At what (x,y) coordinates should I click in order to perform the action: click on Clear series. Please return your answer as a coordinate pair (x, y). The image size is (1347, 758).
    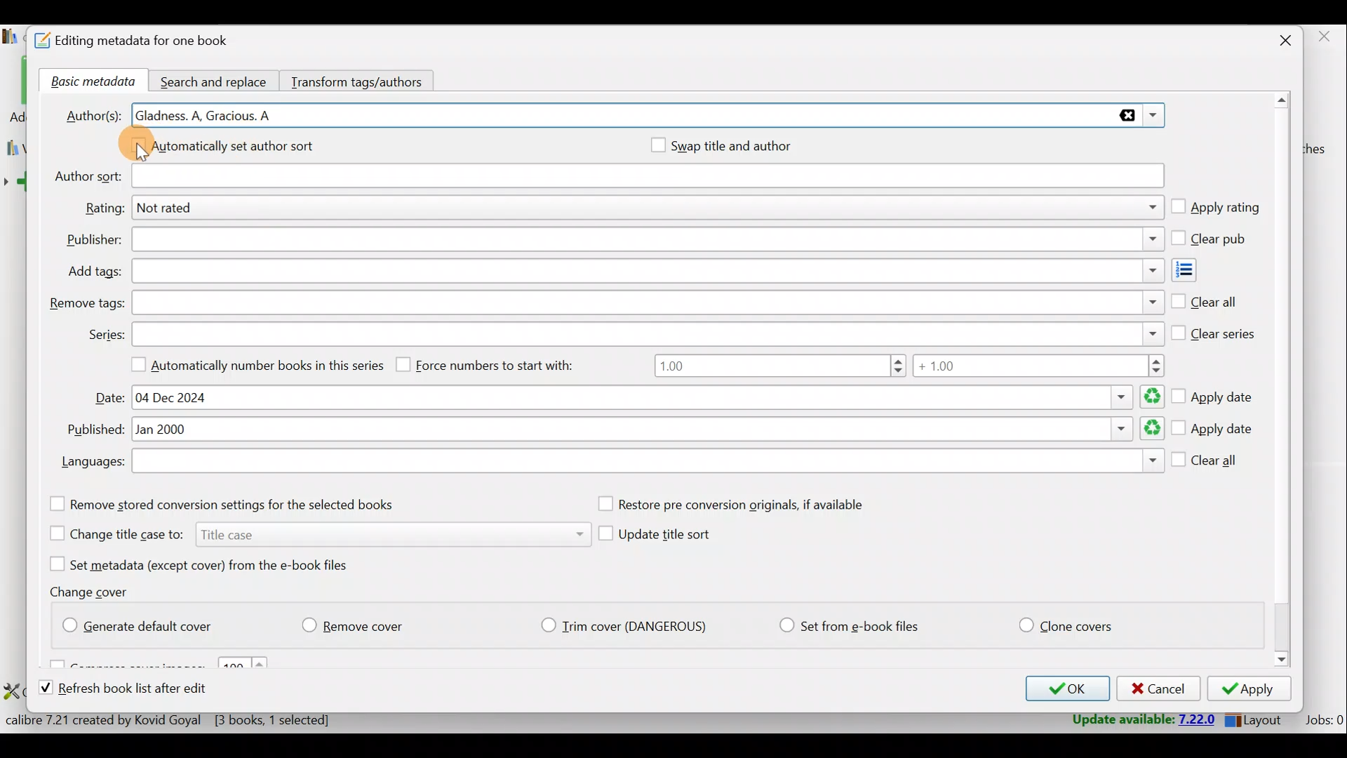
    Looking at the image, I should click on (1214, 331).